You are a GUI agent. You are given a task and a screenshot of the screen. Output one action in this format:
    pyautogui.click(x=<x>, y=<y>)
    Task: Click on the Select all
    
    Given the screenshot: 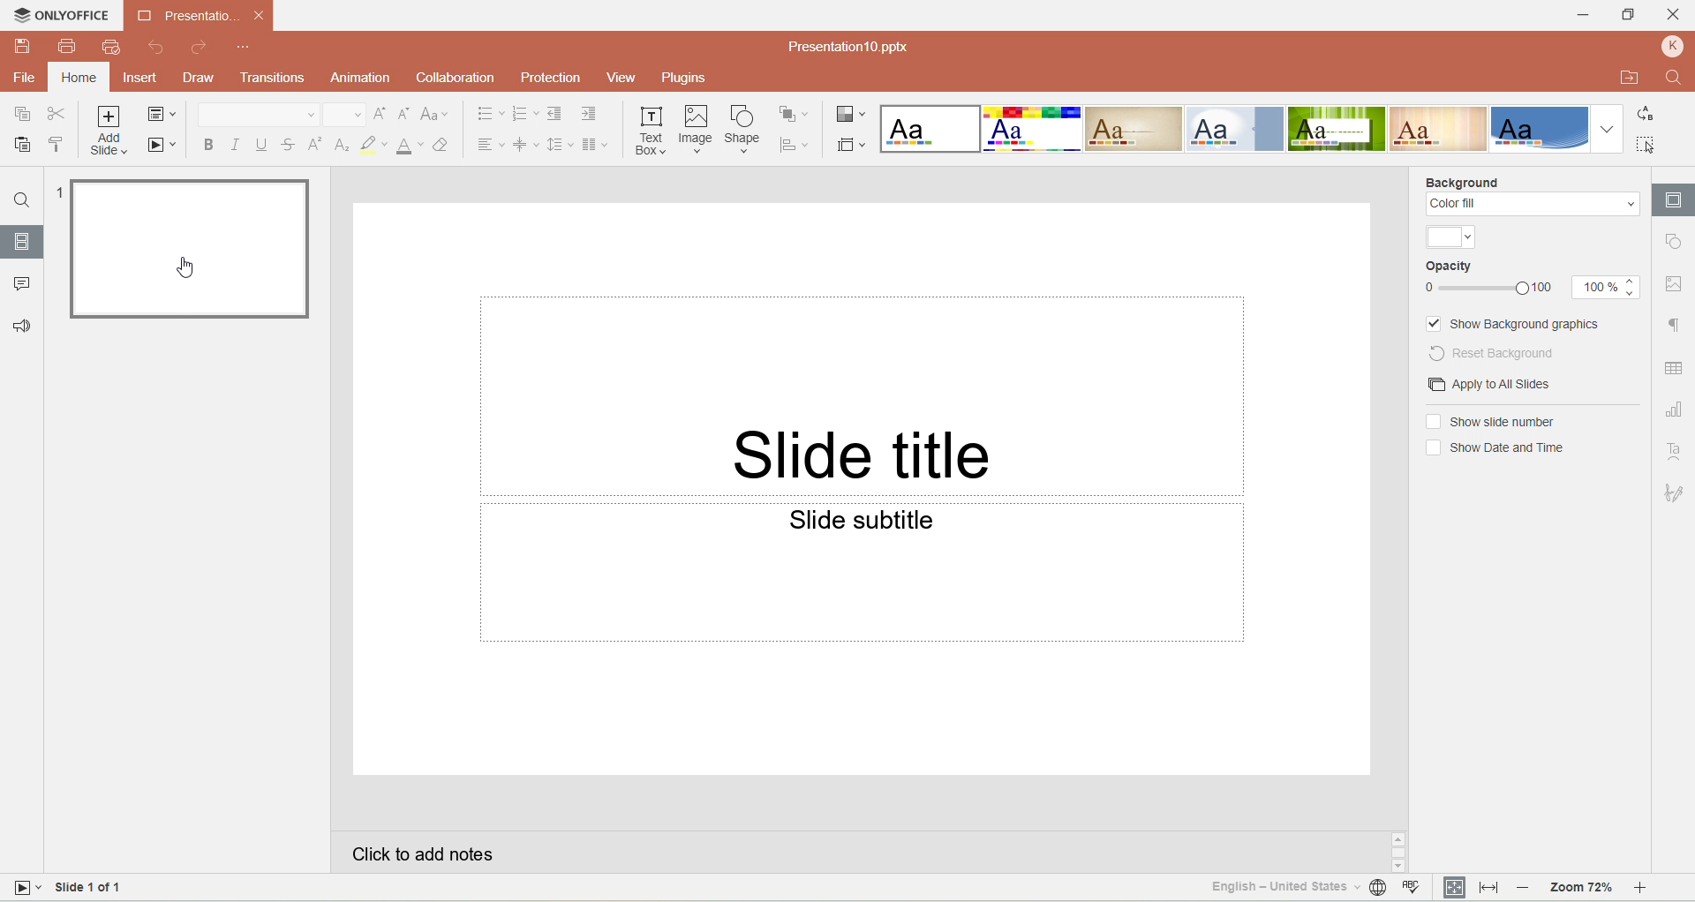 What is the action you would take?
    pyautogui.click(x=1648, y=144)
    